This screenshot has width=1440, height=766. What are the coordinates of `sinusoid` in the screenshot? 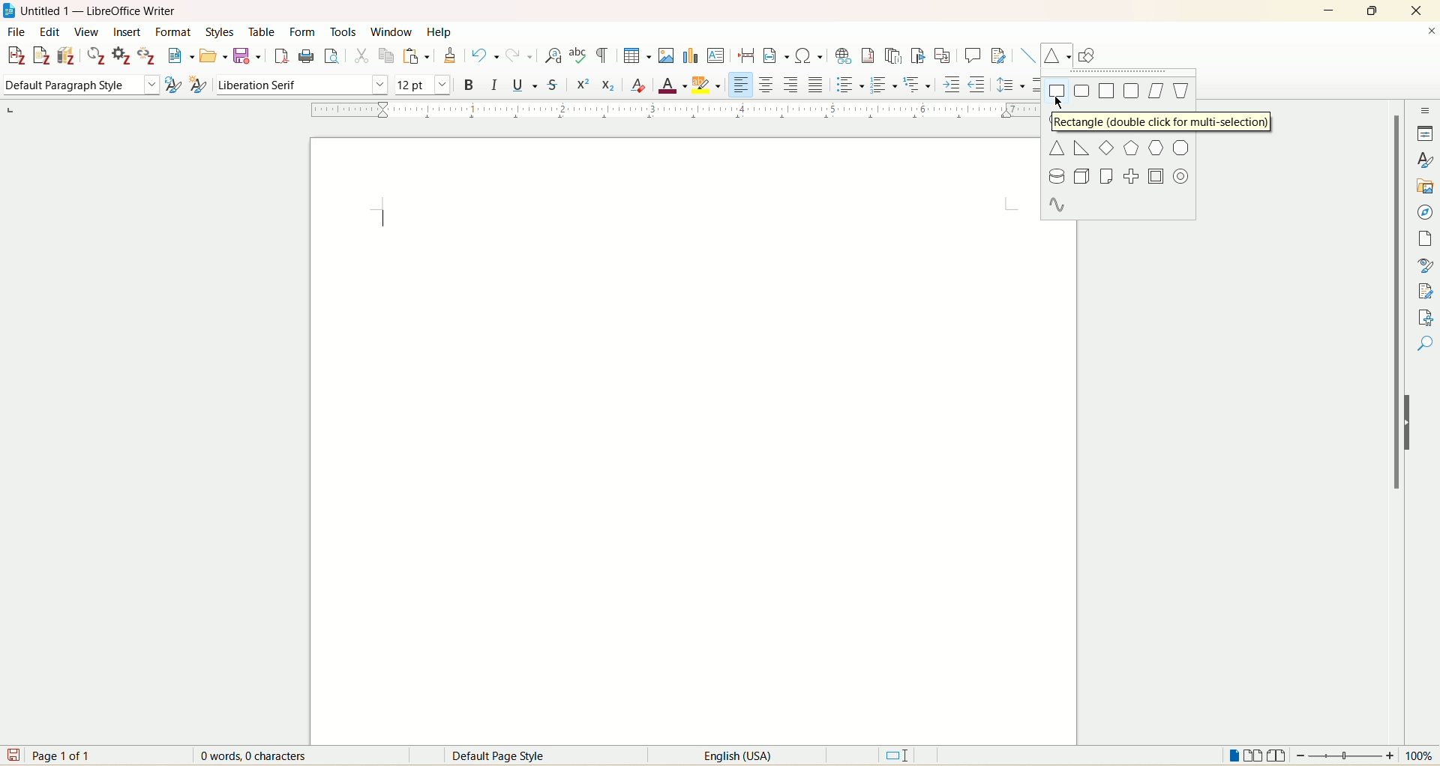 It's located at (1057, 203).